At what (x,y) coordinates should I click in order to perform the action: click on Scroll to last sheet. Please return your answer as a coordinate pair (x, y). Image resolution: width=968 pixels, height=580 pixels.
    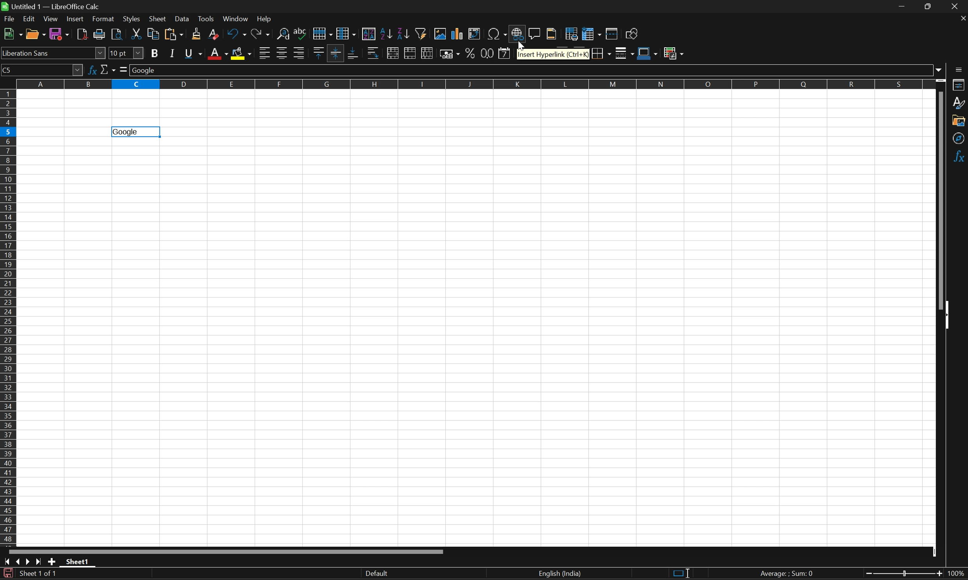
    Looking at the image, I should click on (38, 564).